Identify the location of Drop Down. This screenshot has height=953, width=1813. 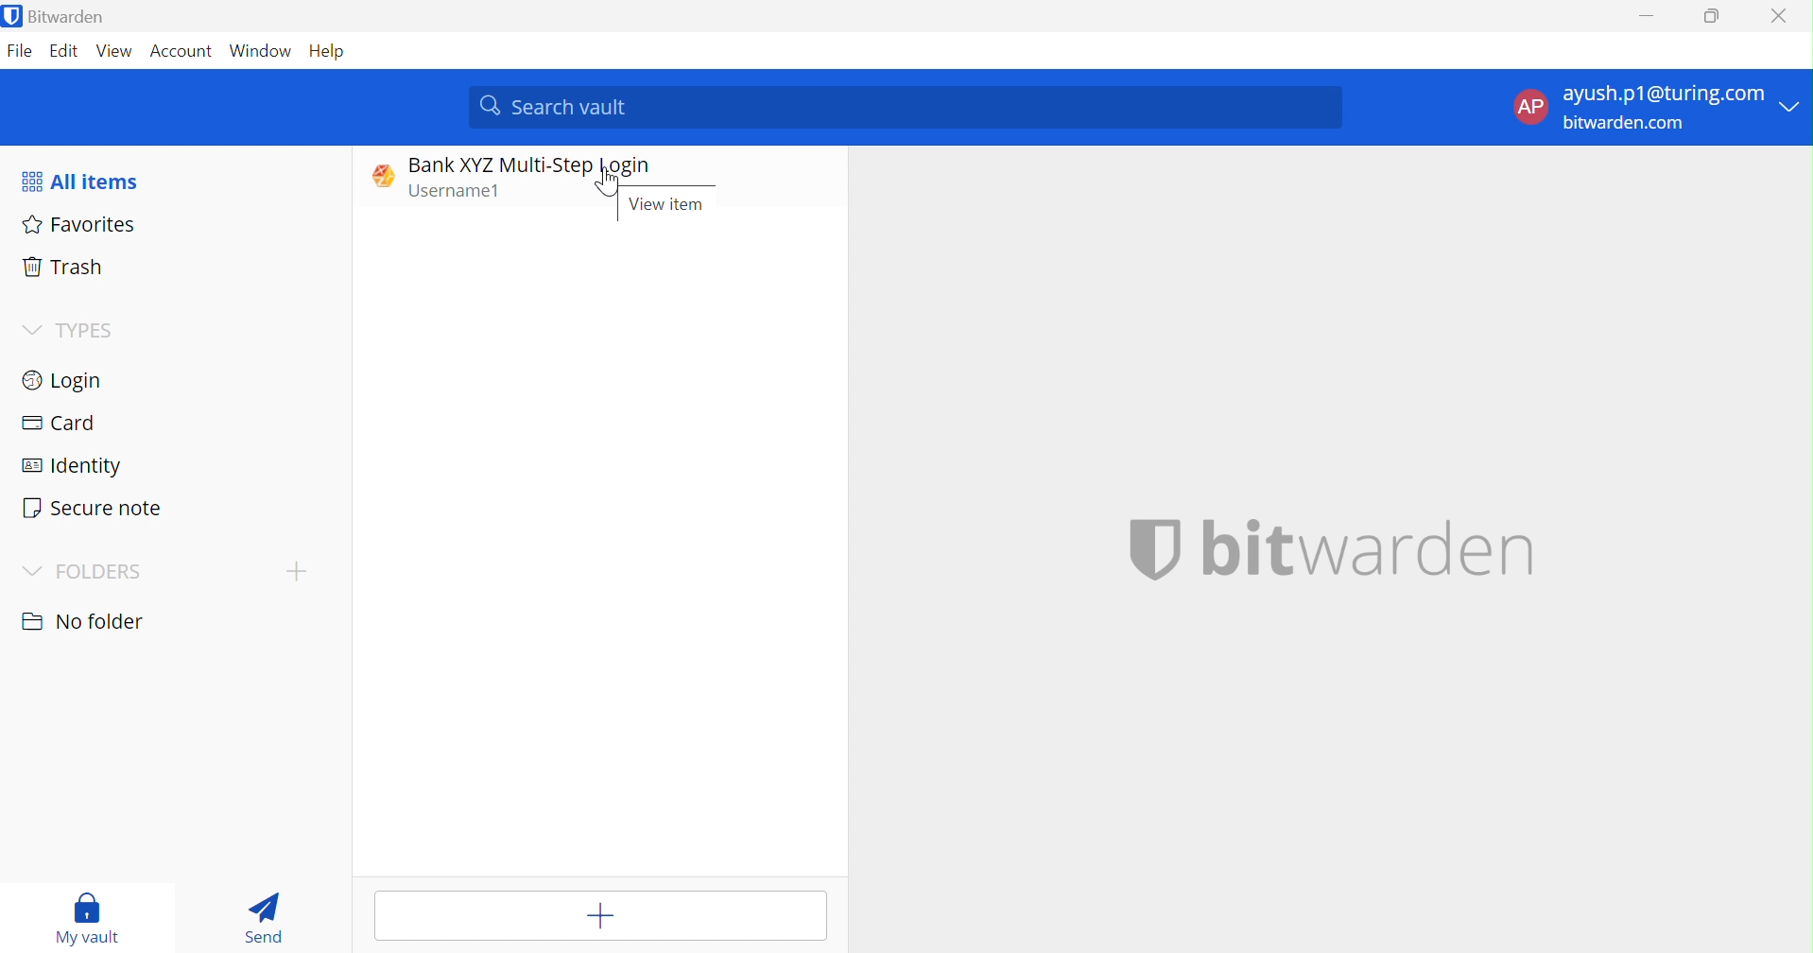
(30, 329).